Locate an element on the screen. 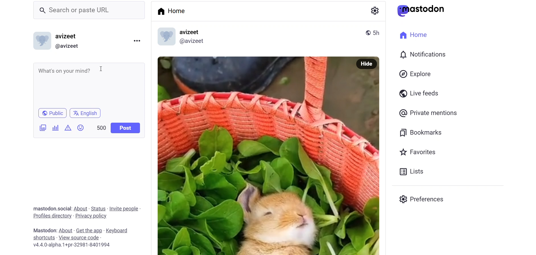 This screenshot has width=536, height=255. list is located at coordinates (412, 172).